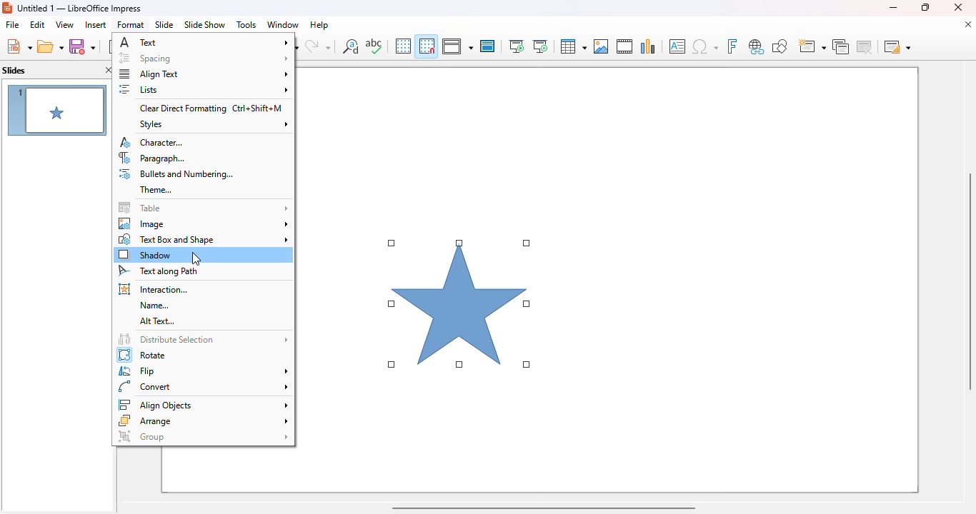 This screenshot has height=514, width=976. What do you see at coordinates (154, 158) in the screenshot?
I see `paragraph` at bounding box center [154, 158].